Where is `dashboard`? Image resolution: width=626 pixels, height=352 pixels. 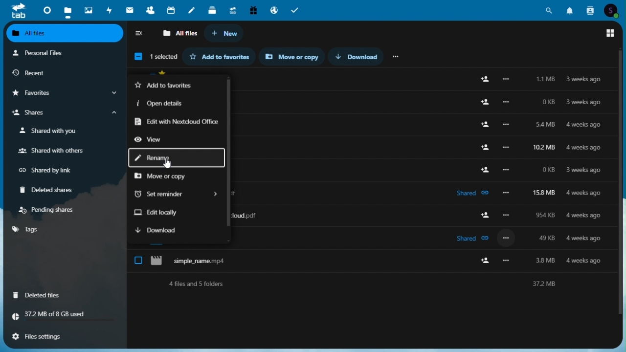 dashboard is located at coordinates (45, 9).